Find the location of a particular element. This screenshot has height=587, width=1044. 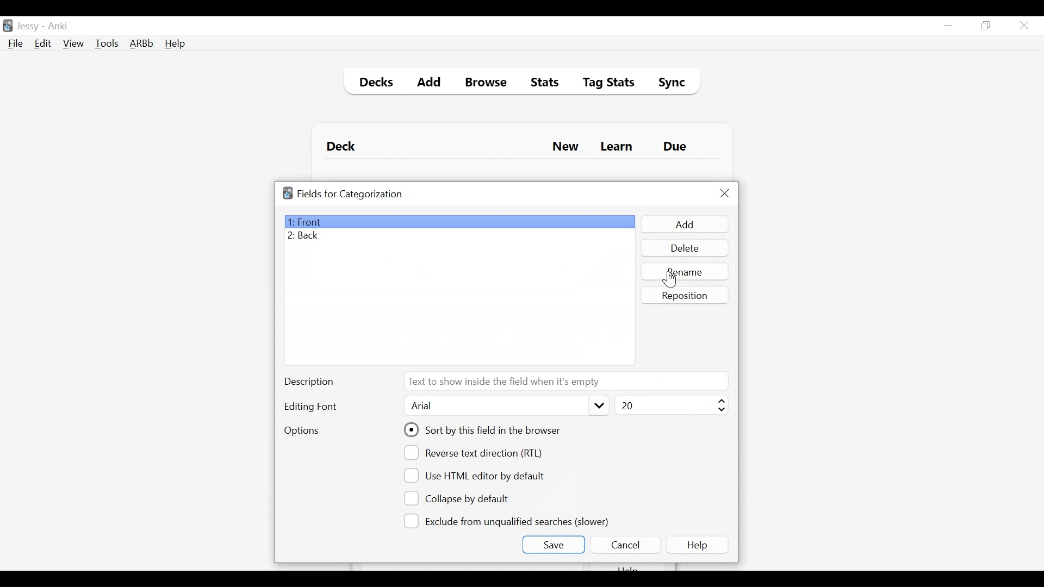

Close is located at coordinates (725, 193).